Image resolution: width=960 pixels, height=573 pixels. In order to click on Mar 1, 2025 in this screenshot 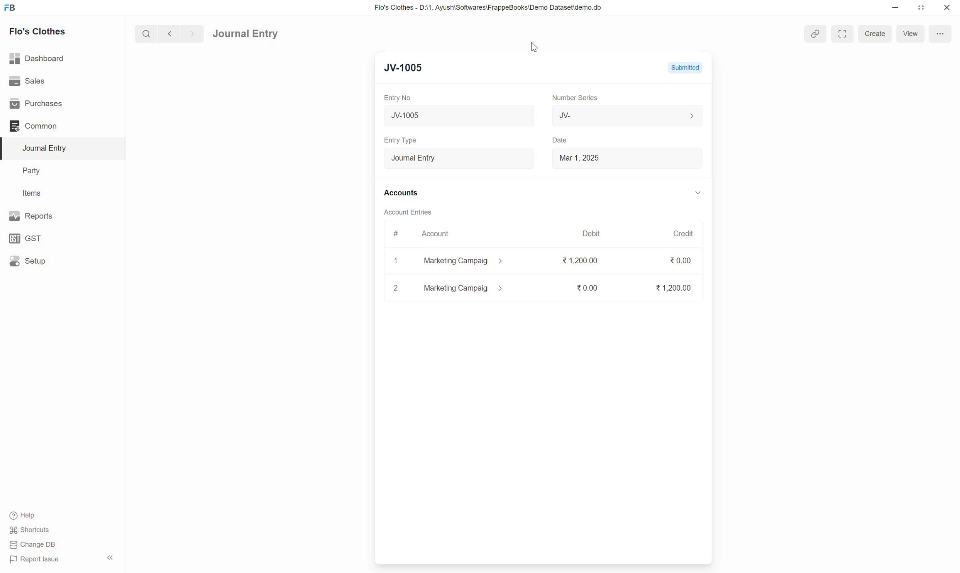, I will do `click(579, 158)`.